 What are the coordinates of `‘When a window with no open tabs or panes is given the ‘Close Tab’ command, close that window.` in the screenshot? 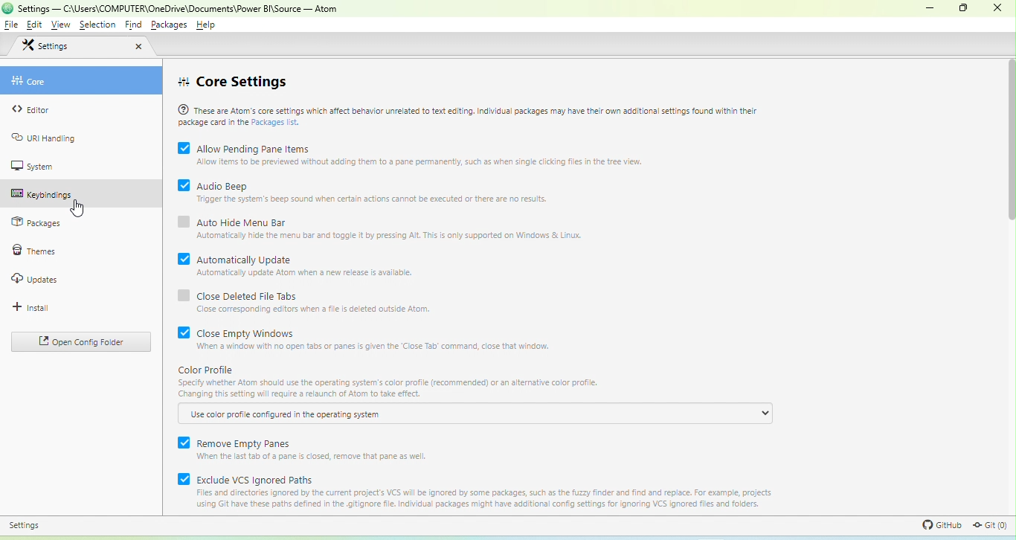 It's located at (373, 347).